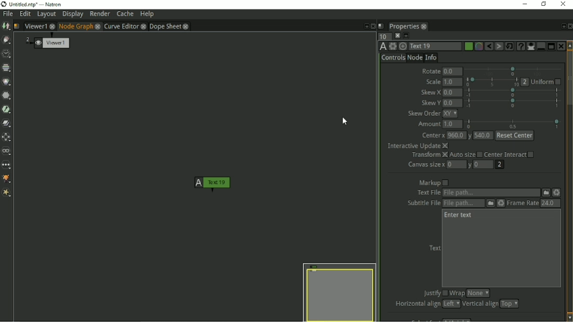  Describe the element at coordinates (453, 124) in the screenshot. I see `1.0` at that location.